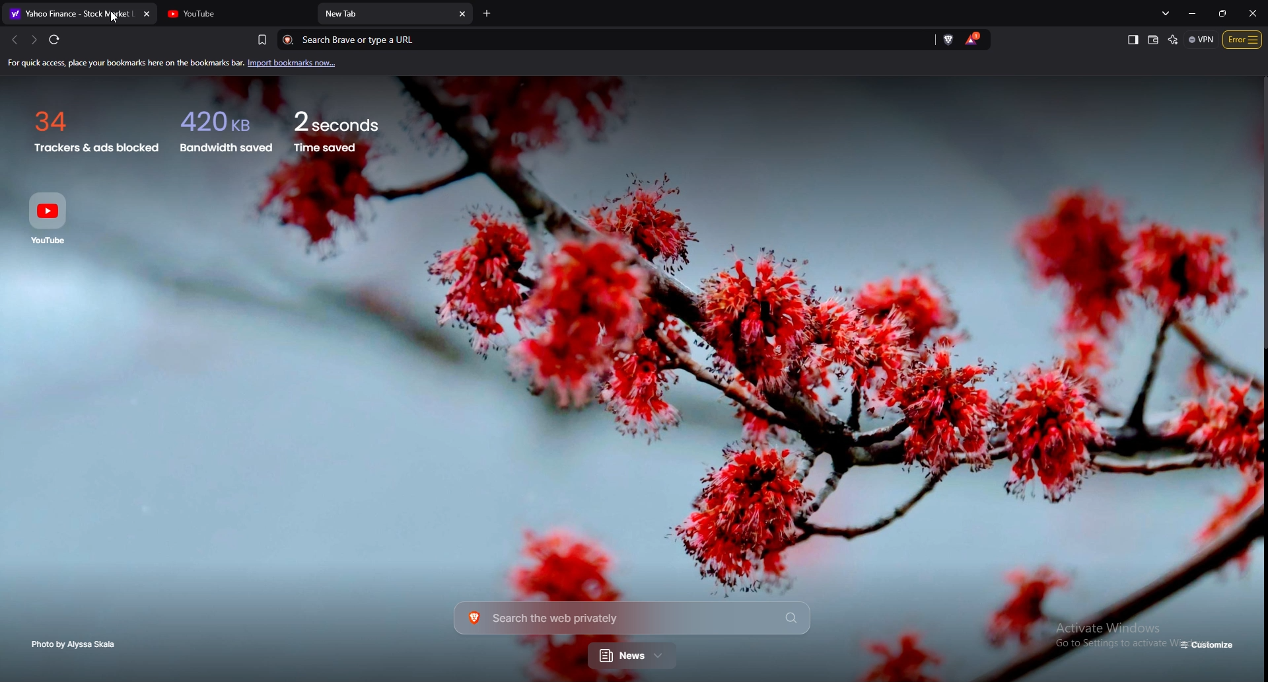 This screenshot has width=1268, height=682. Describe the element at coordinates (1253, 13) in the screenshot. I see `close` at that location.